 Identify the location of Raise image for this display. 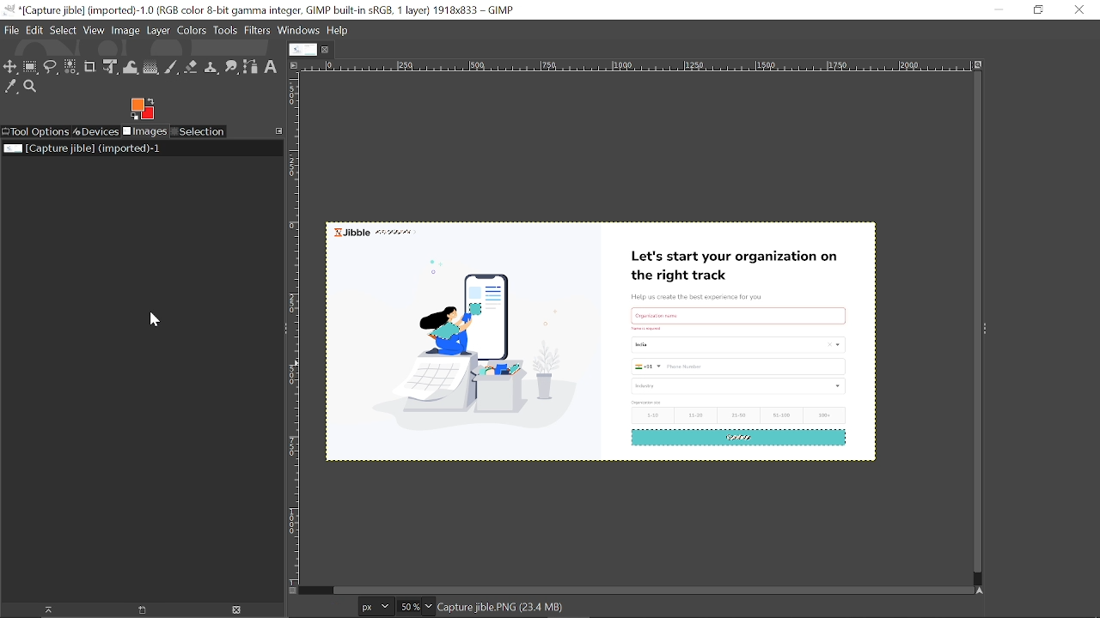
(43, 610).